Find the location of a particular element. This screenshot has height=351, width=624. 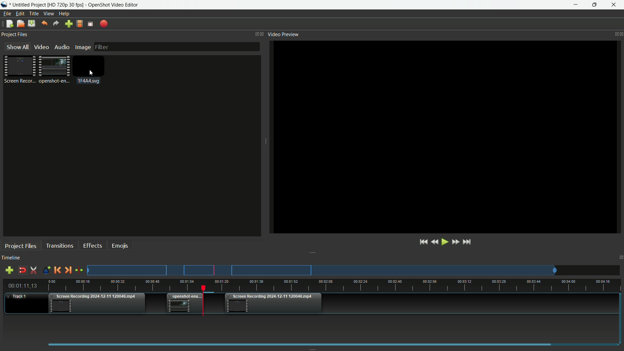

Image is located at coordinates (83, 48).